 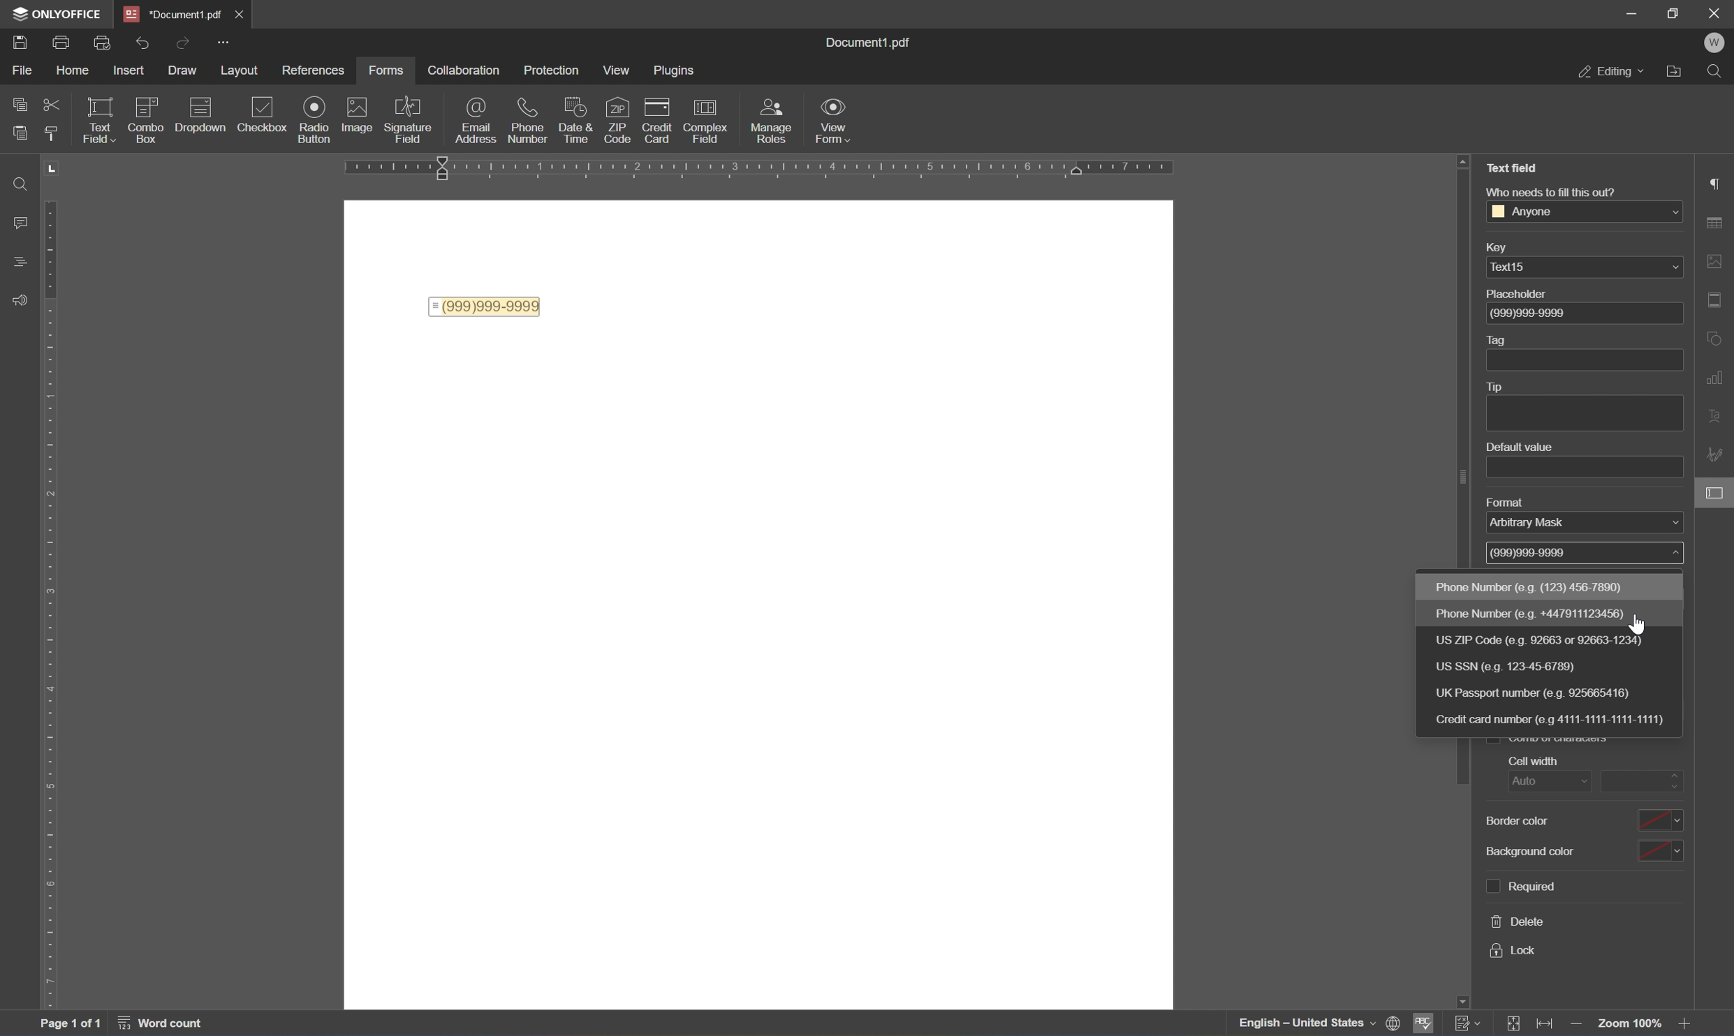 What do you see at coordinates (674, 70) in the screenshot?
I see `plugins` at bounding box center [674, 70].